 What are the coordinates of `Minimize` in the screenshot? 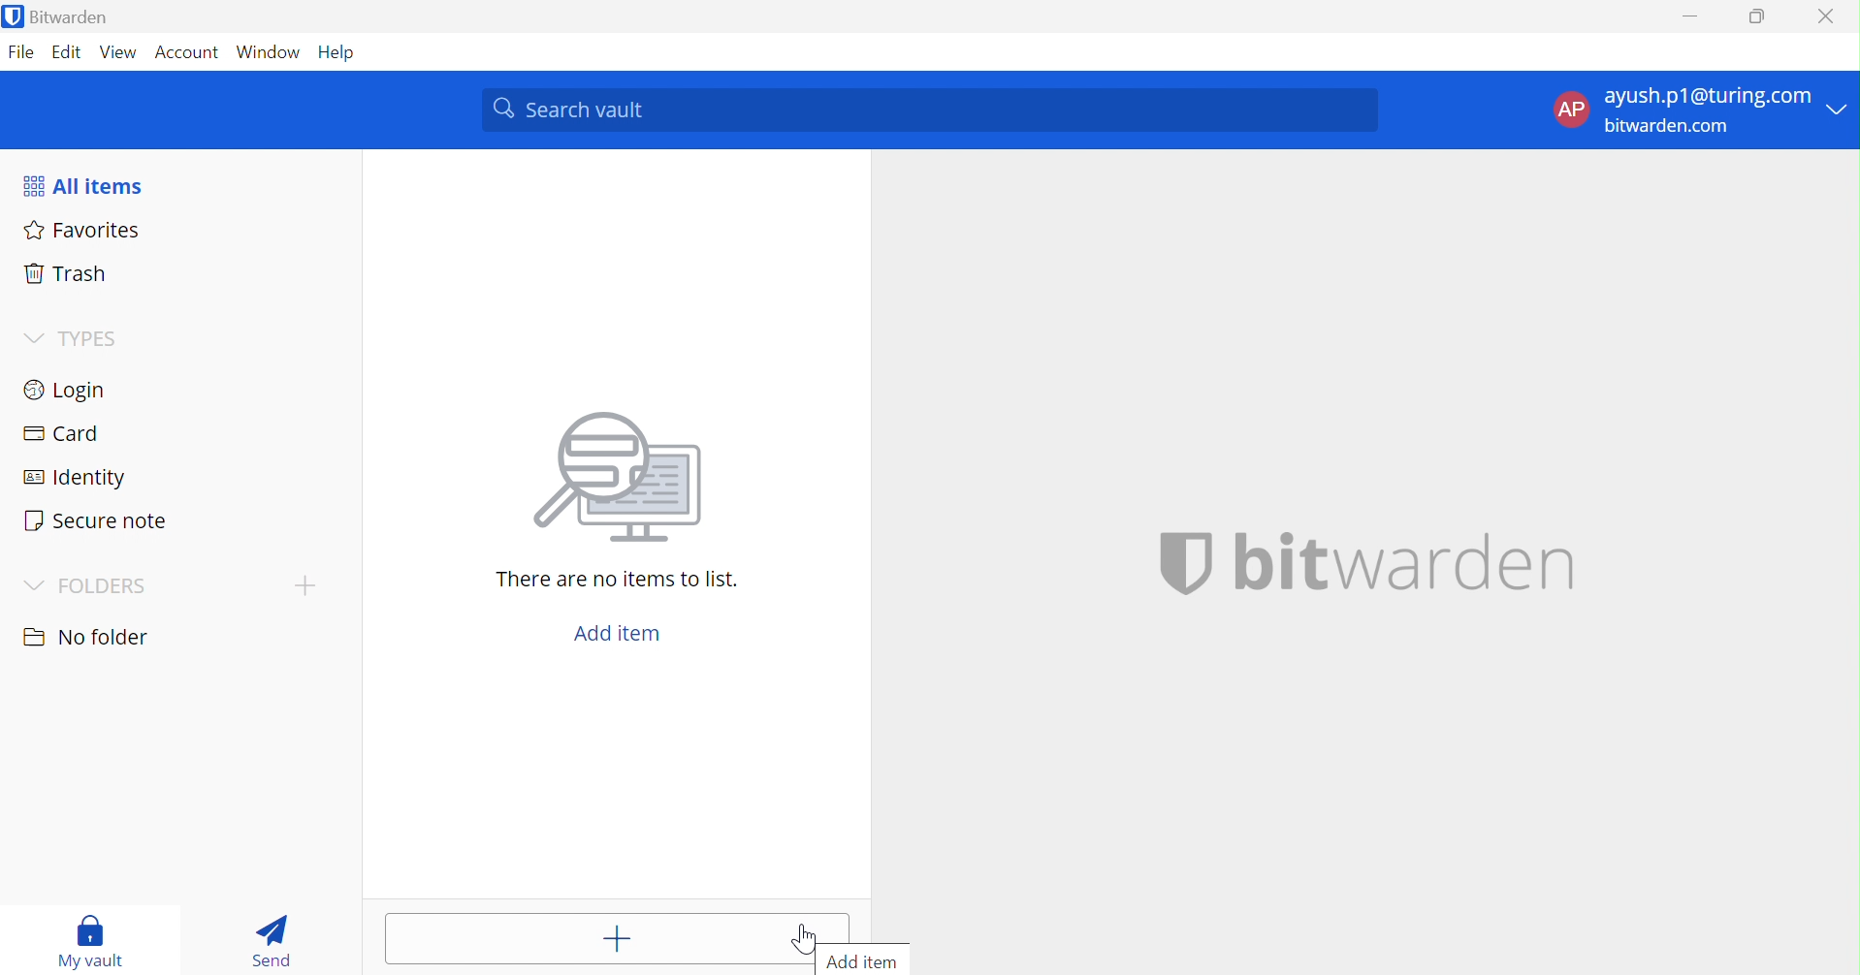 It's located at (1696, 17).